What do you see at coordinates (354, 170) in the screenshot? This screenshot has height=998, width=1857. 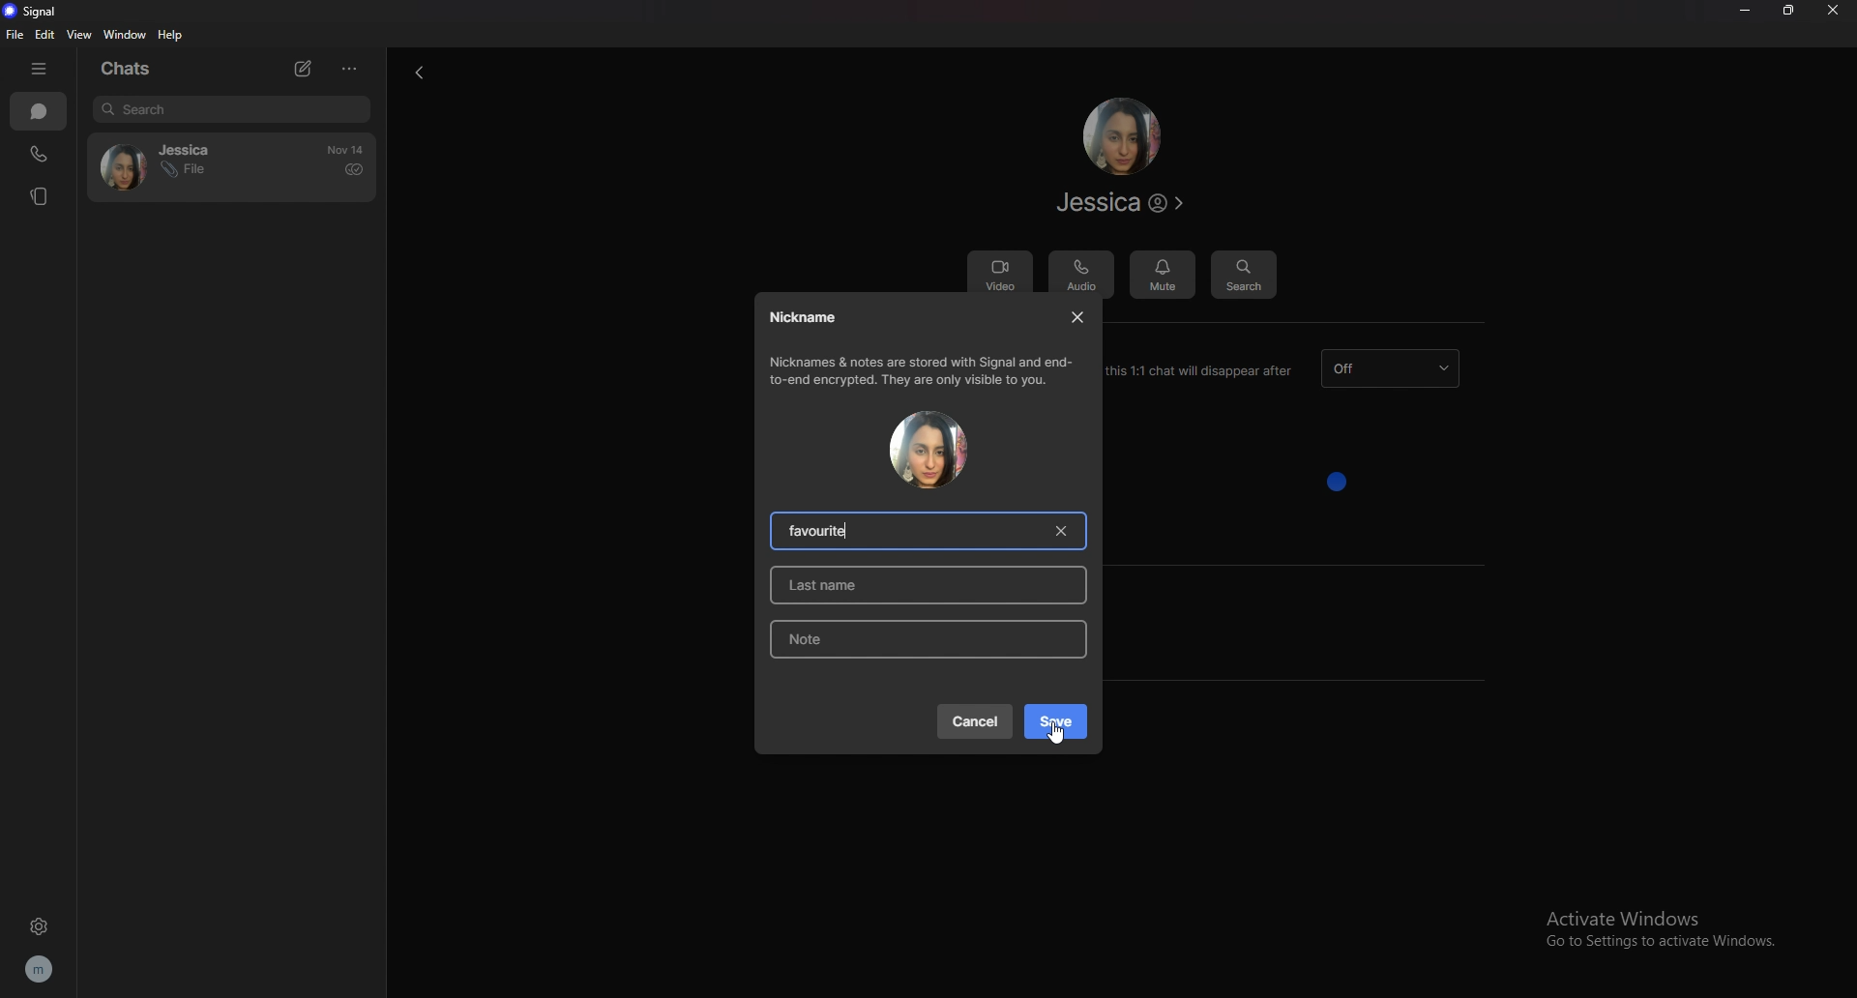 I see `delivered` at bounding box center [354, 170].